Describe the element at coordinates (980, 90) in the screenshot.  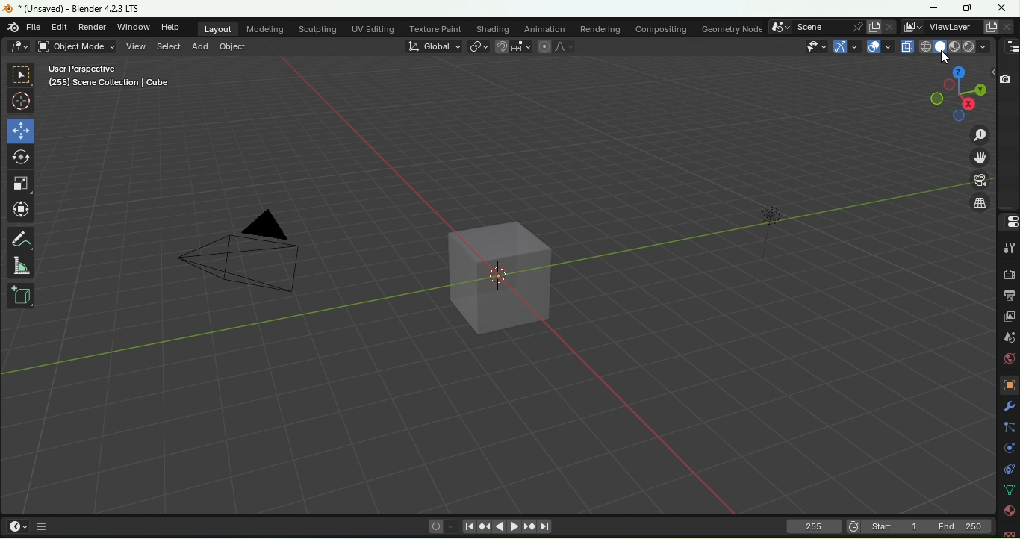
I see `Rotate the view` at that location.